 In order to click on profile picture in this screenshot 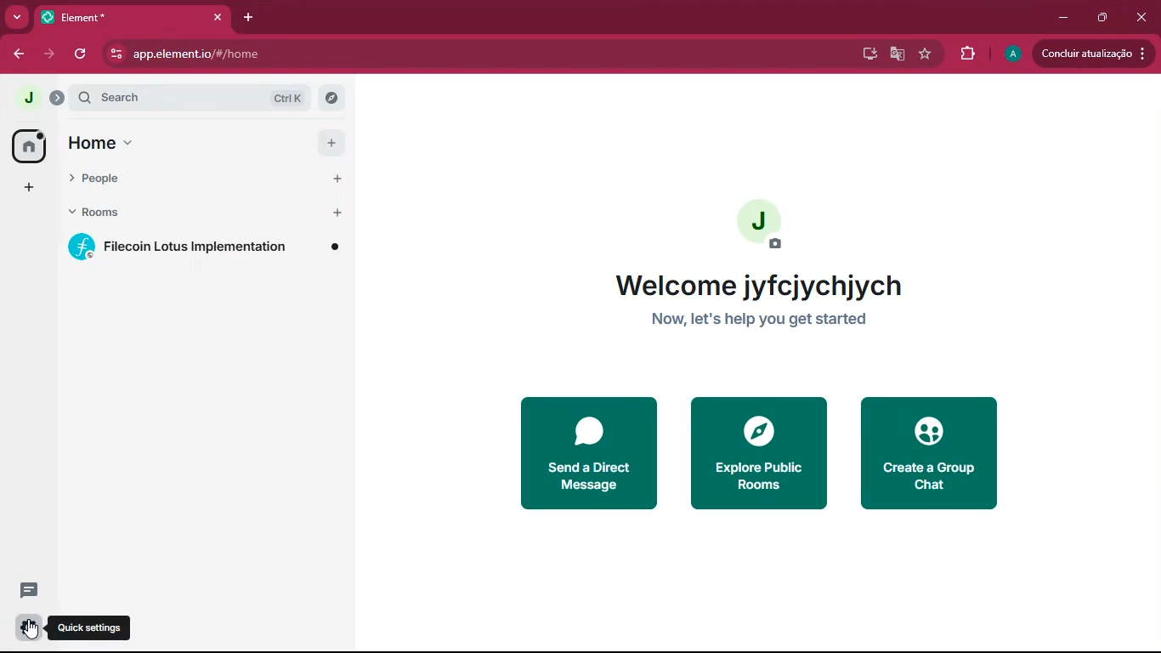, I will do `click(28, 99)`.